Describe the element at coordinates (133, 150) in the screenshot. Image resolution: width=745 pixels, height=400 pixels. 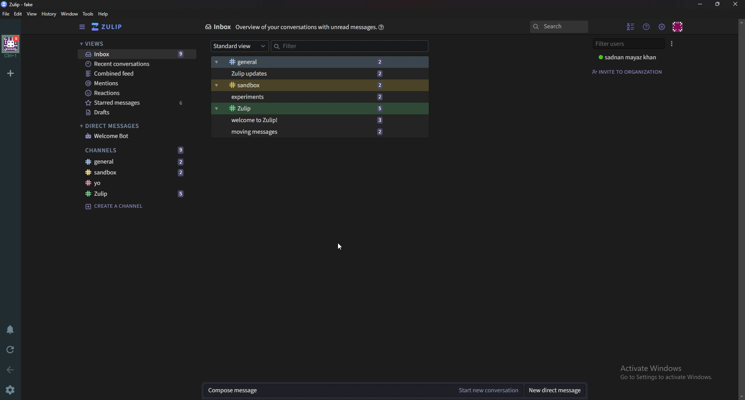
I see `Channels` at that location.